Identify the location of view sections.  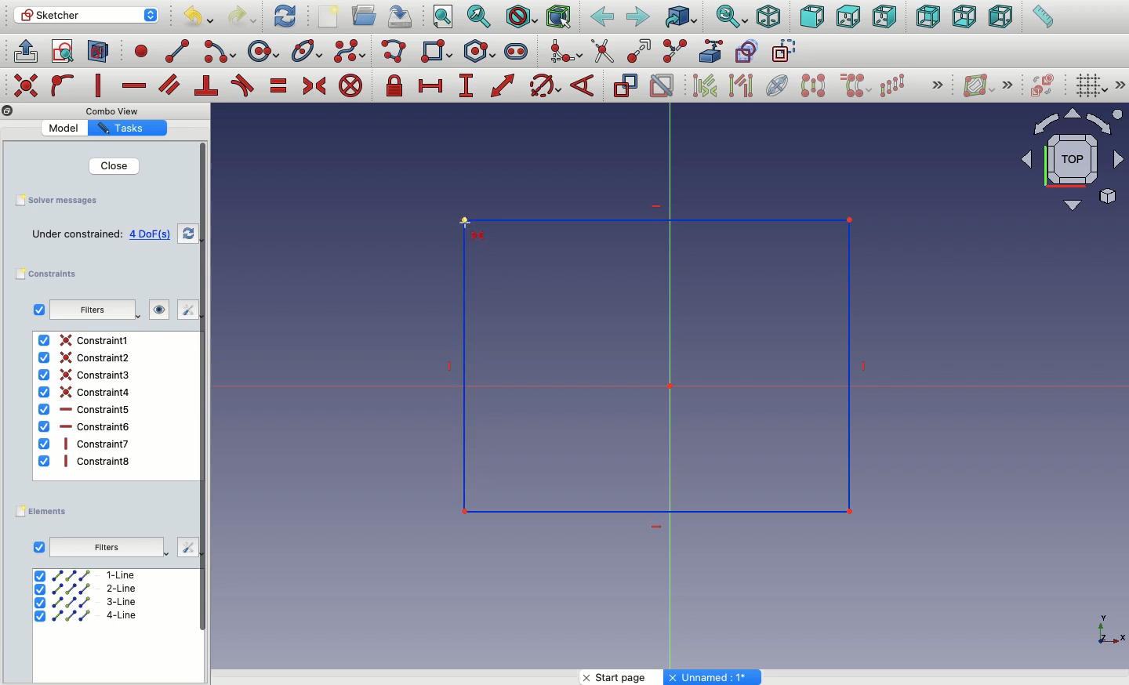
(102, 53).